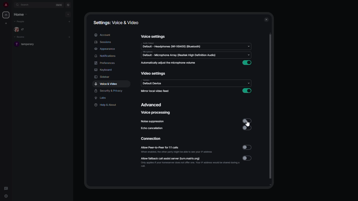  Describe the element at coordinates (104, 49) in the screenshot. I see `appearance` at that location.